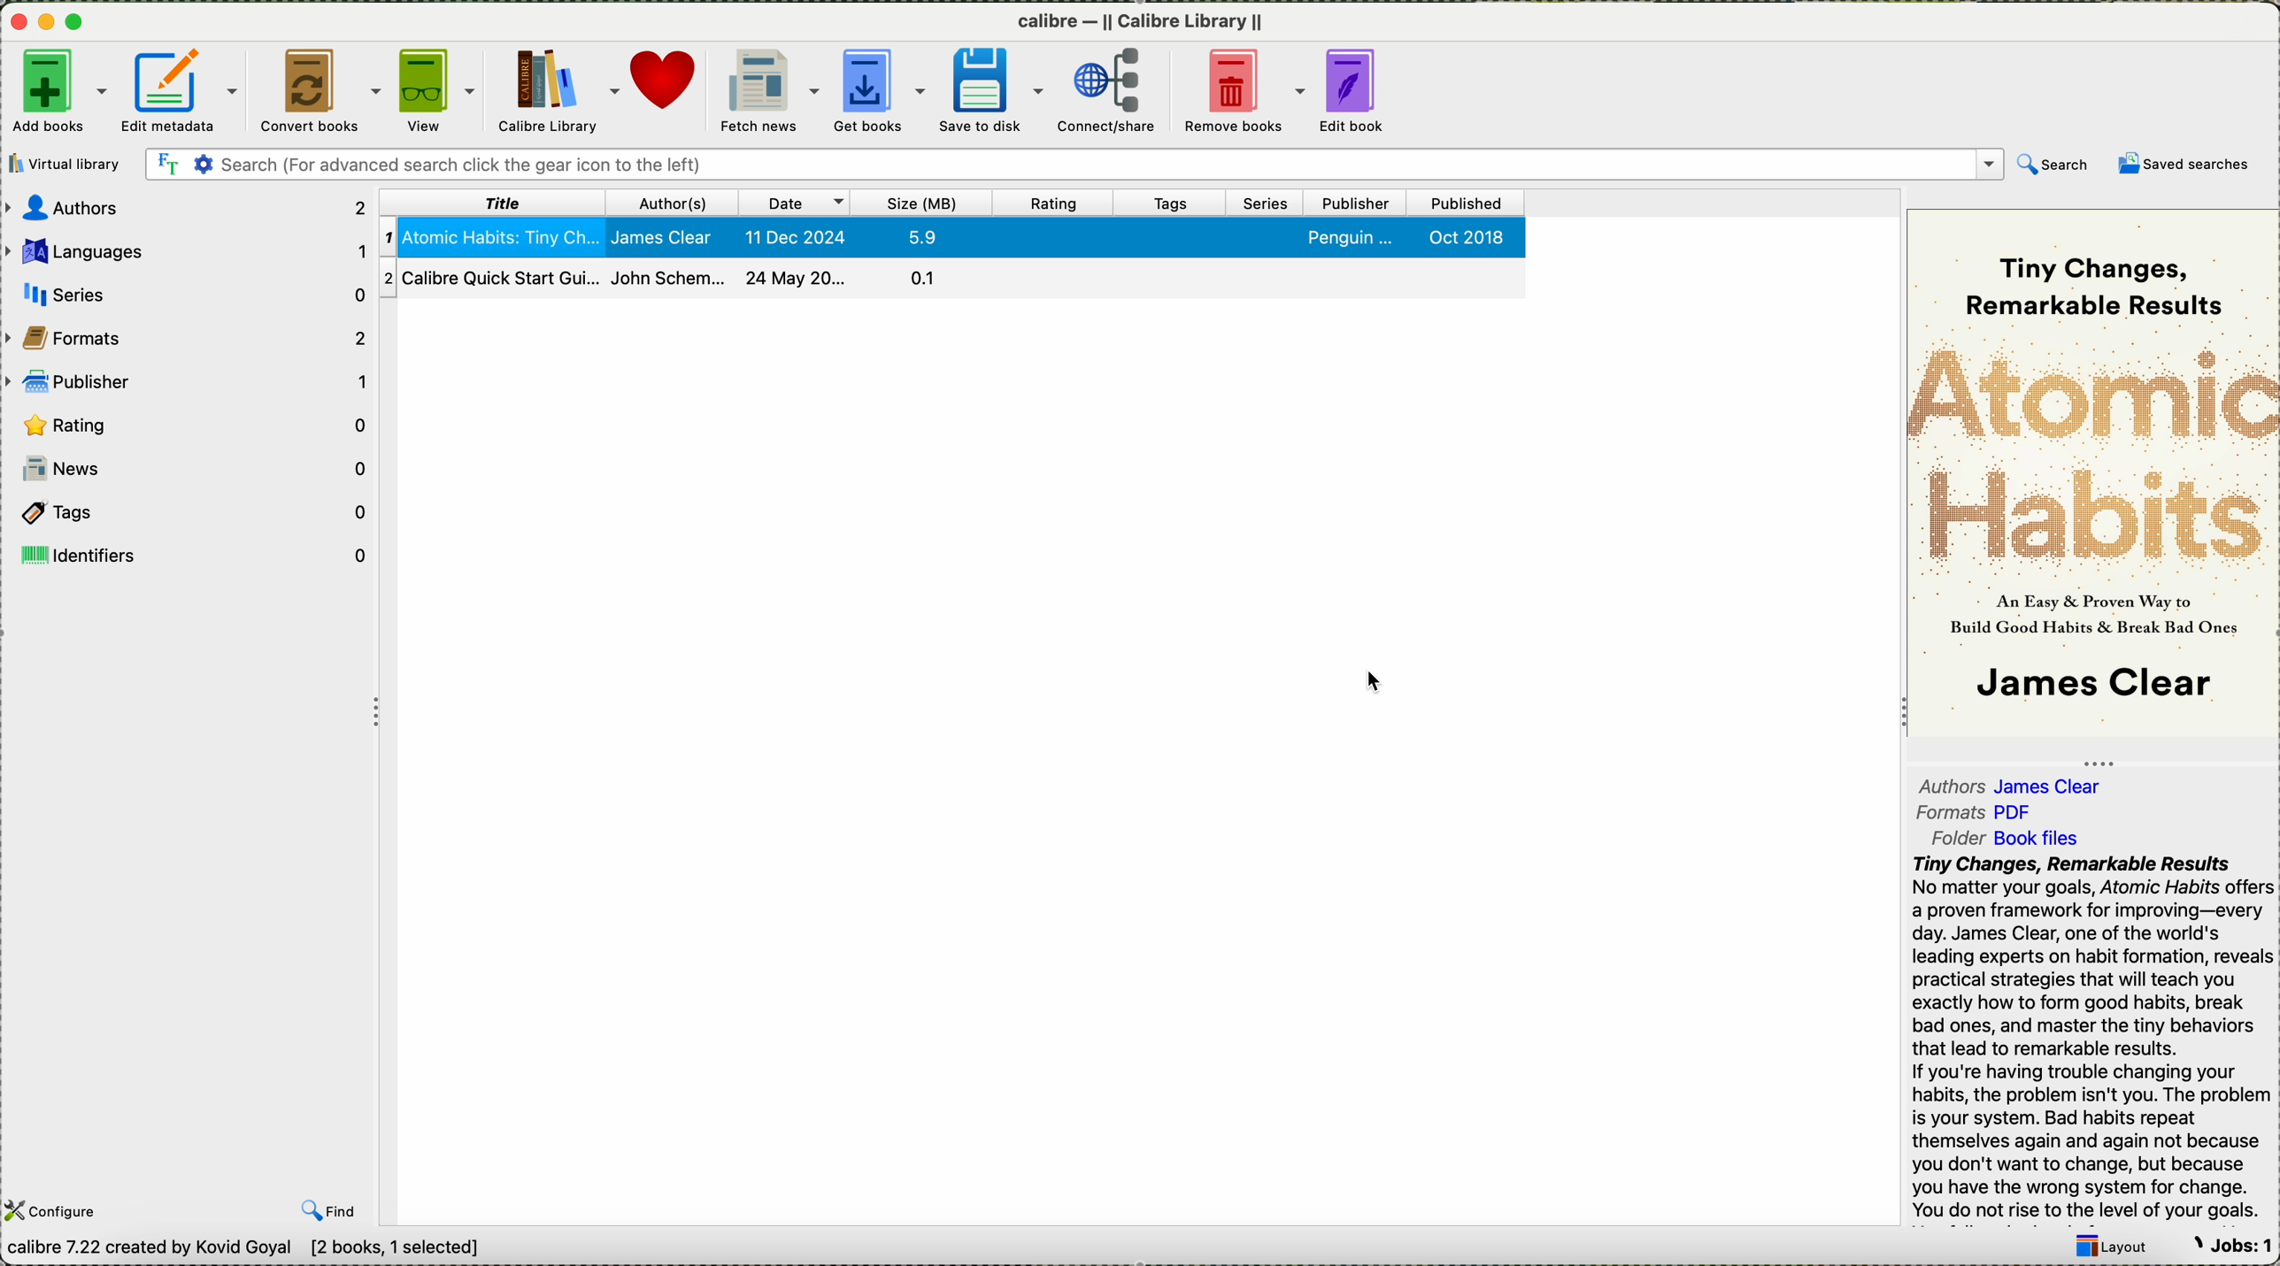  Describe the element at coordinates (21, 24) in the screenshot. I see `close` at that location.